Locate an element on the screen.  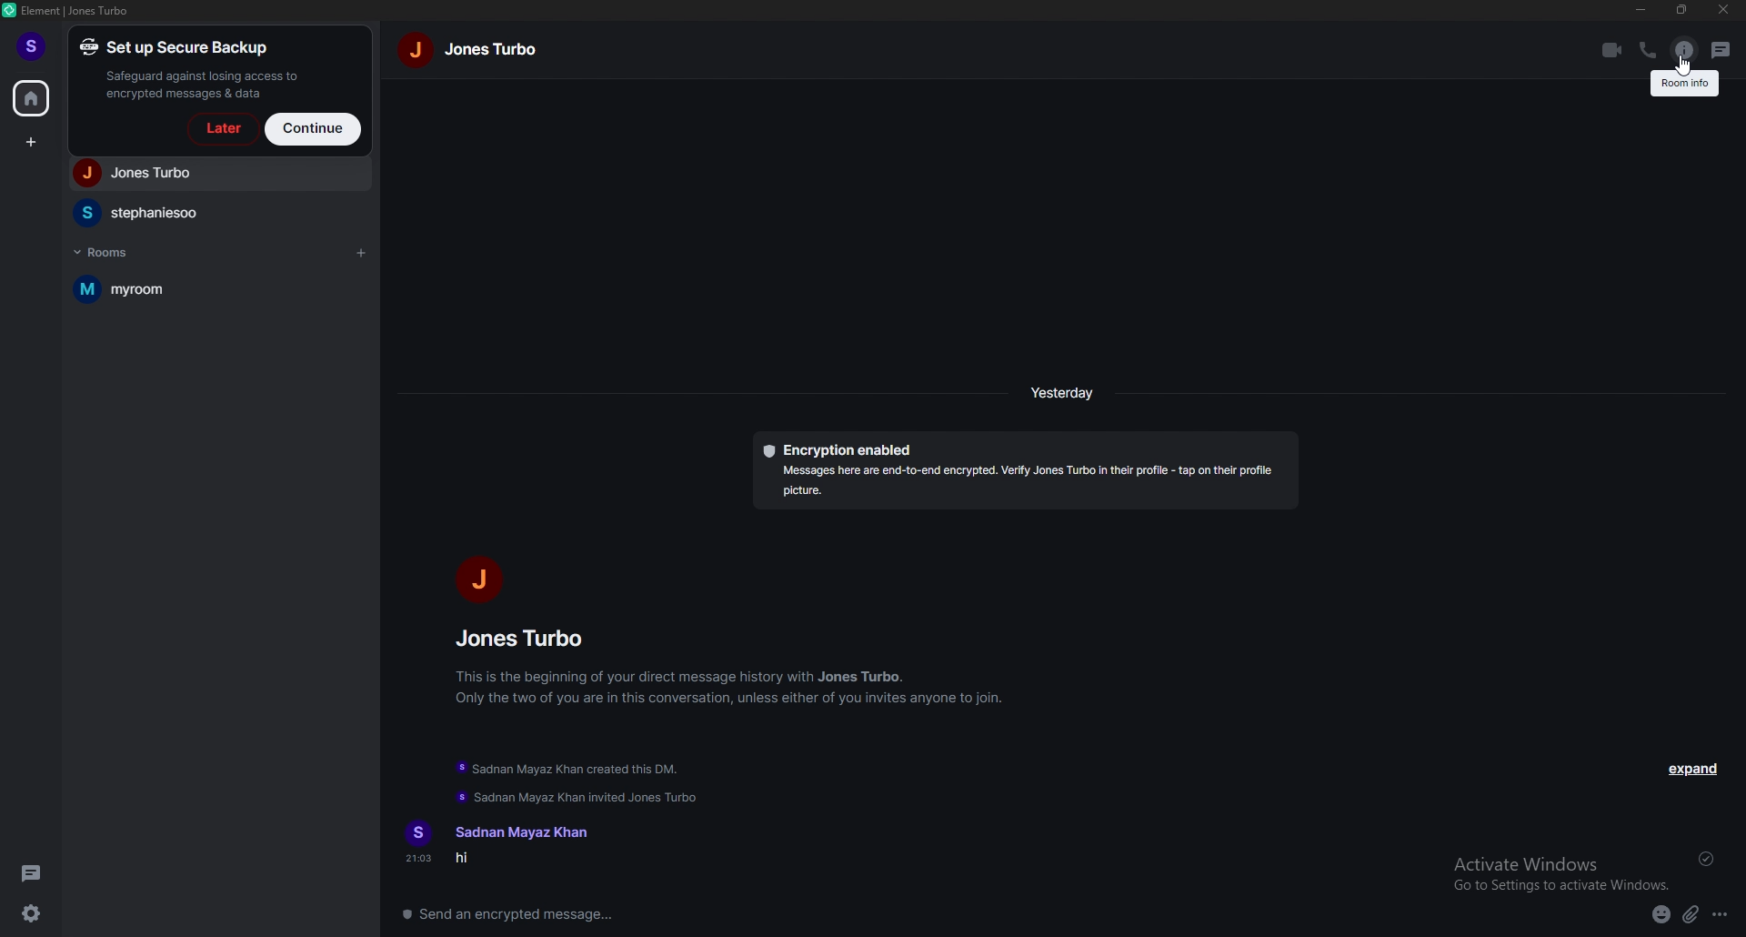
options is located at coordinates (1721, 916).